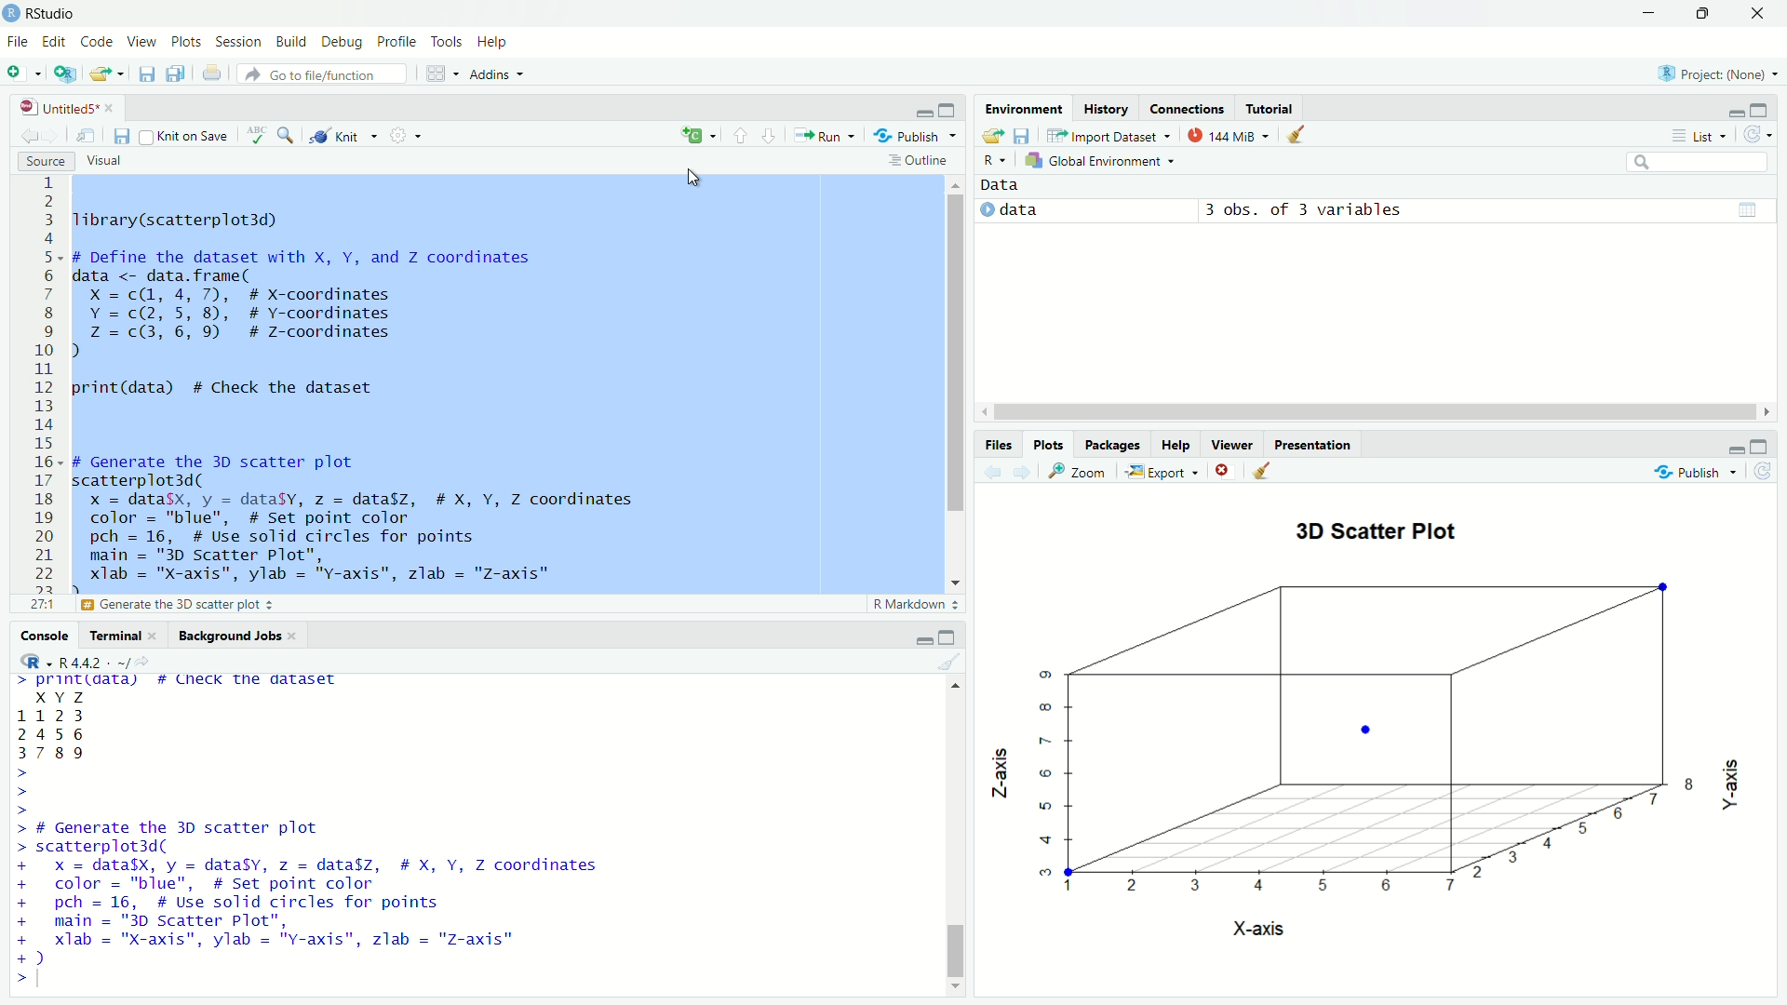  What do you see at coordinates (379, 520) in the screenshot?
I see `# Generate the 3D scatter plotscatterplot3d(x = datasx, y = dataSy, z = data$z, # X, Y, Z coordinatescolor = "blue", # Set point colorpch = 16, # Use solid circles for pointsmain = "3D Scatter Plot",xlab = "X-axis", ylab = "Y-axis", zlab = "Z-axis"` at bounding box center [379, 520].